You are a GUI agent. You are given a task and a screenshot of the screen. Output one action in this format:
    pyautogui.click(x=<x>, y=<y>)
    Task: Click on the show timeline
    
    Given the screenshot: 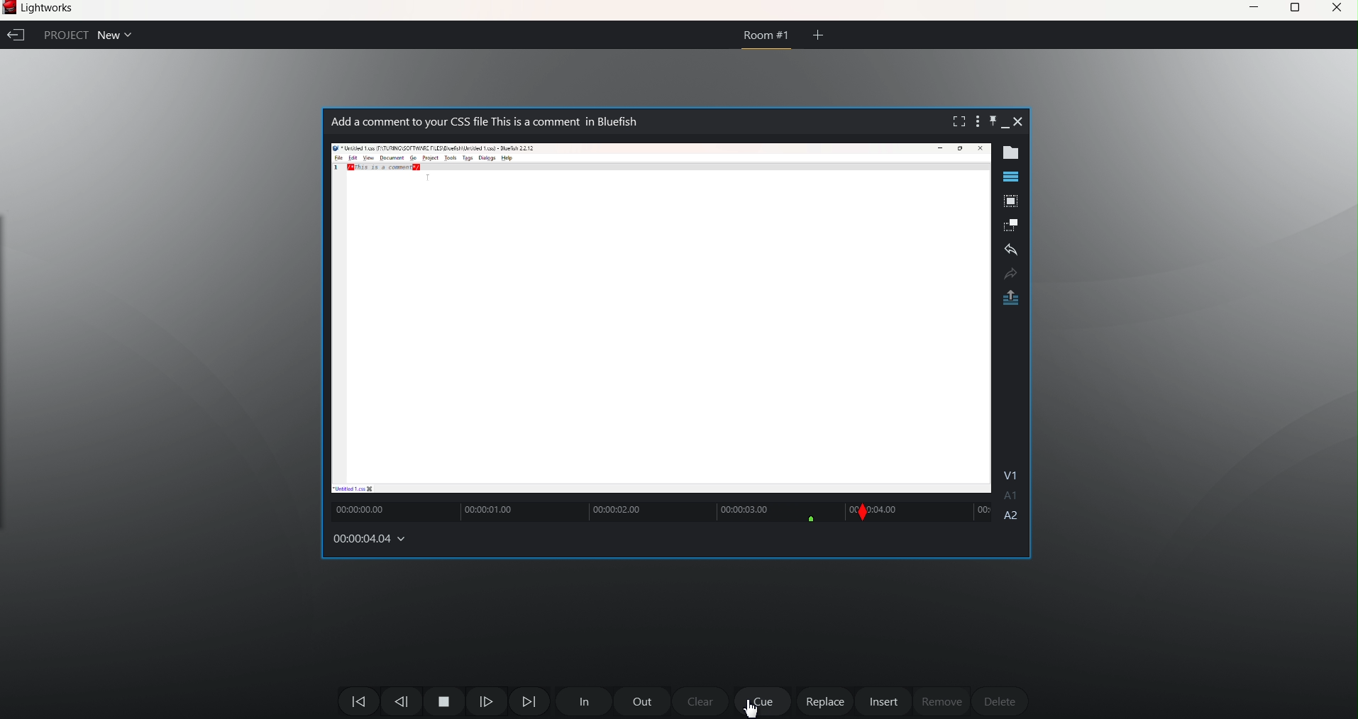 What is the action you would take?
    pyautogui.click(x=1010, y=177)
    